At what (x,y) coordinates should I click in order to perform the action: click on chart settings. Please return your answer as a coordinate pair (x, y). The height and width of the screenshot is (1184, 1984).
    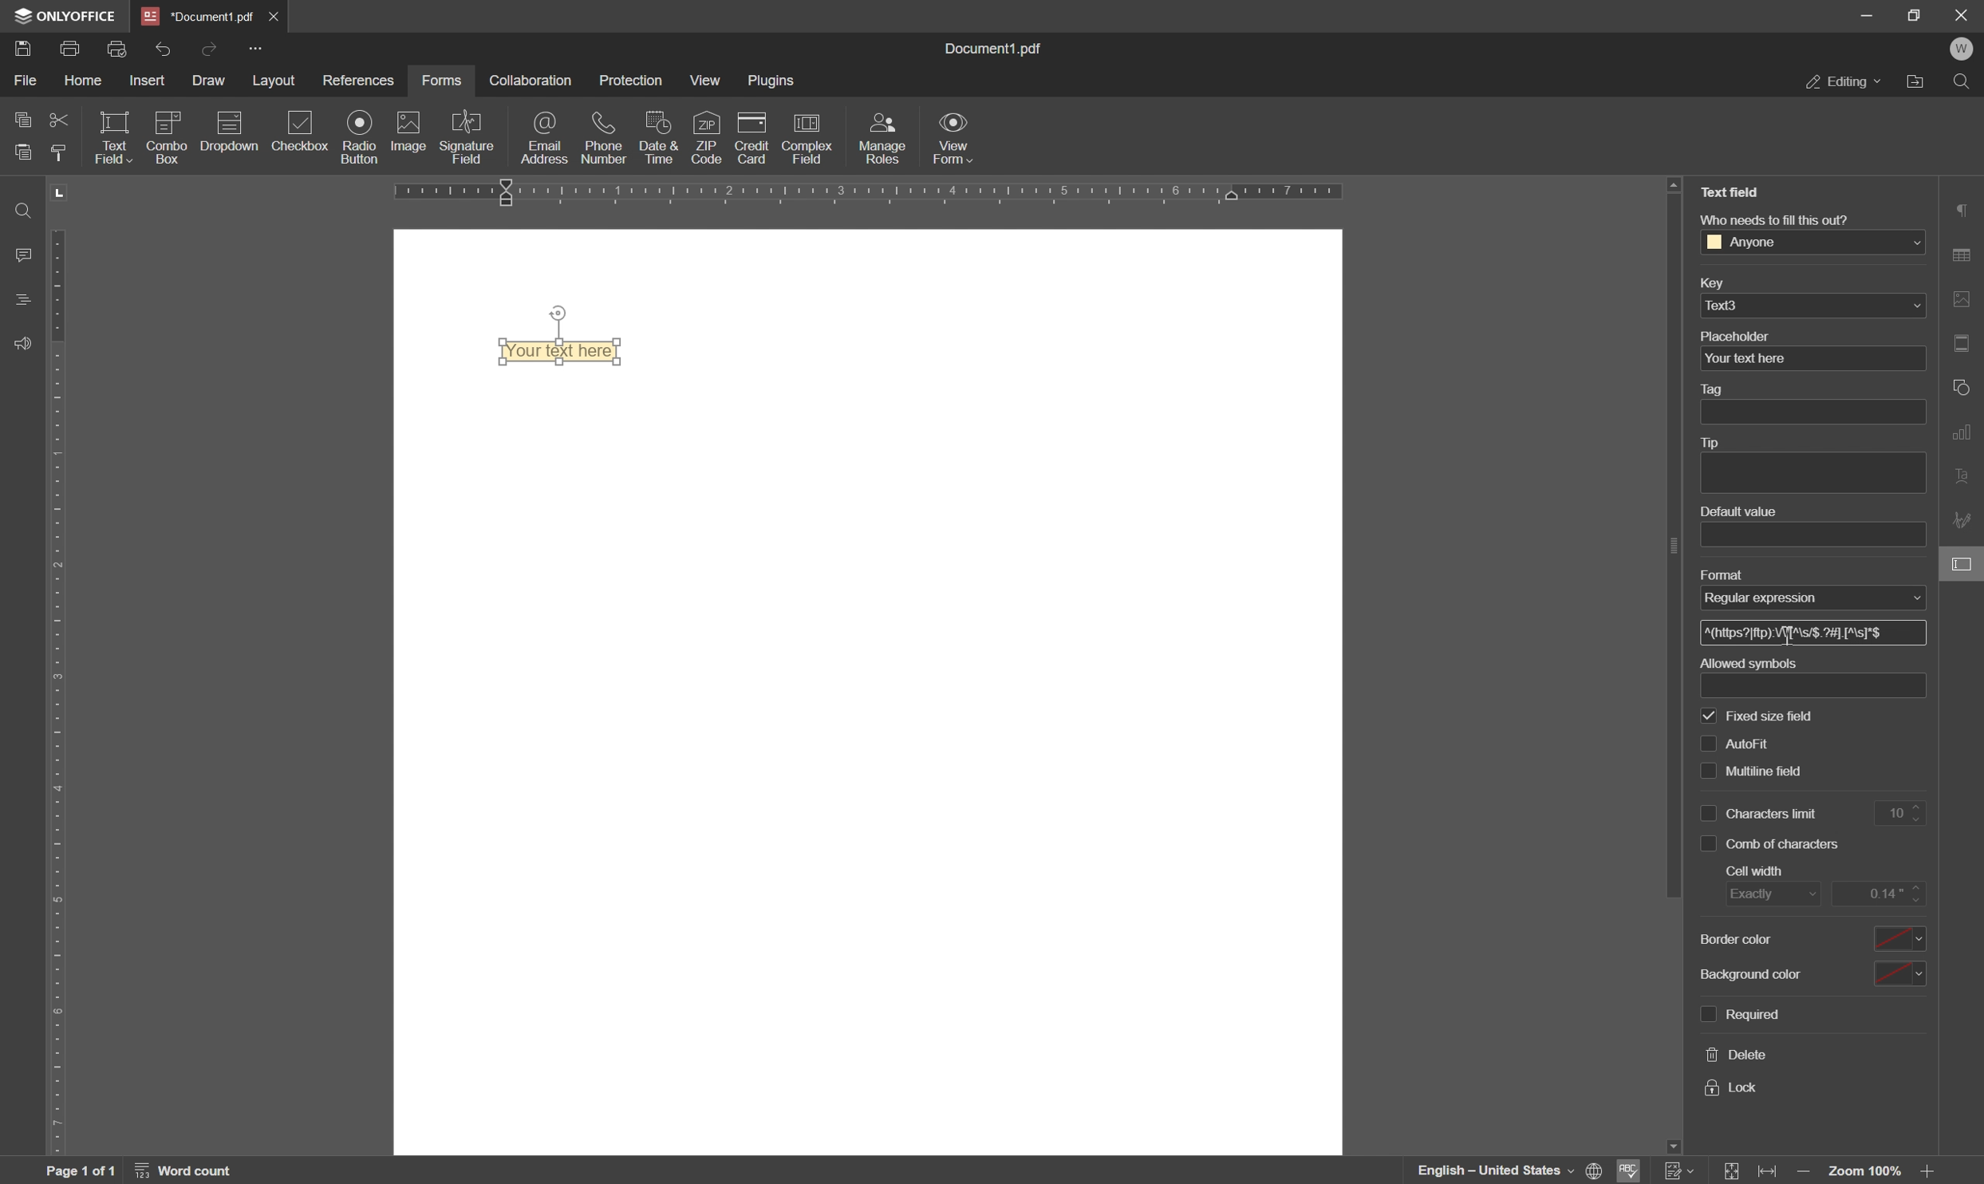
    Looking at the image, I should click on (1966, 435).